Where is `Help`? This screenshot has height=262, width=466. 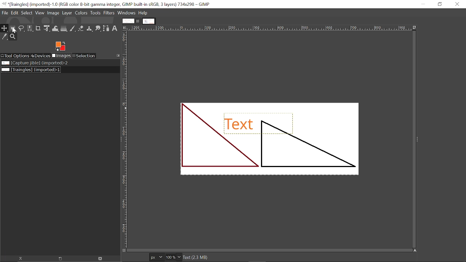 Help is located at coordinates (143, 13).